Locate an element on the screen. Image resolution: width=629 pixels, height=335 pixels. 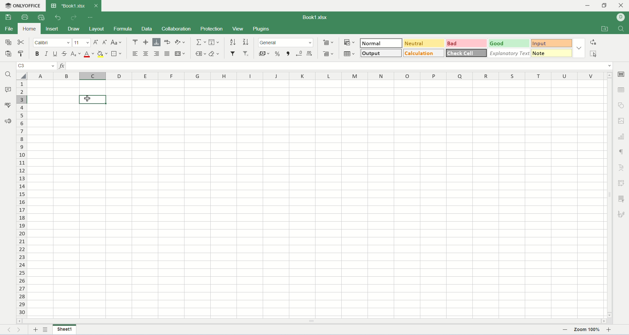
align left is located at coordinates (135, 53).